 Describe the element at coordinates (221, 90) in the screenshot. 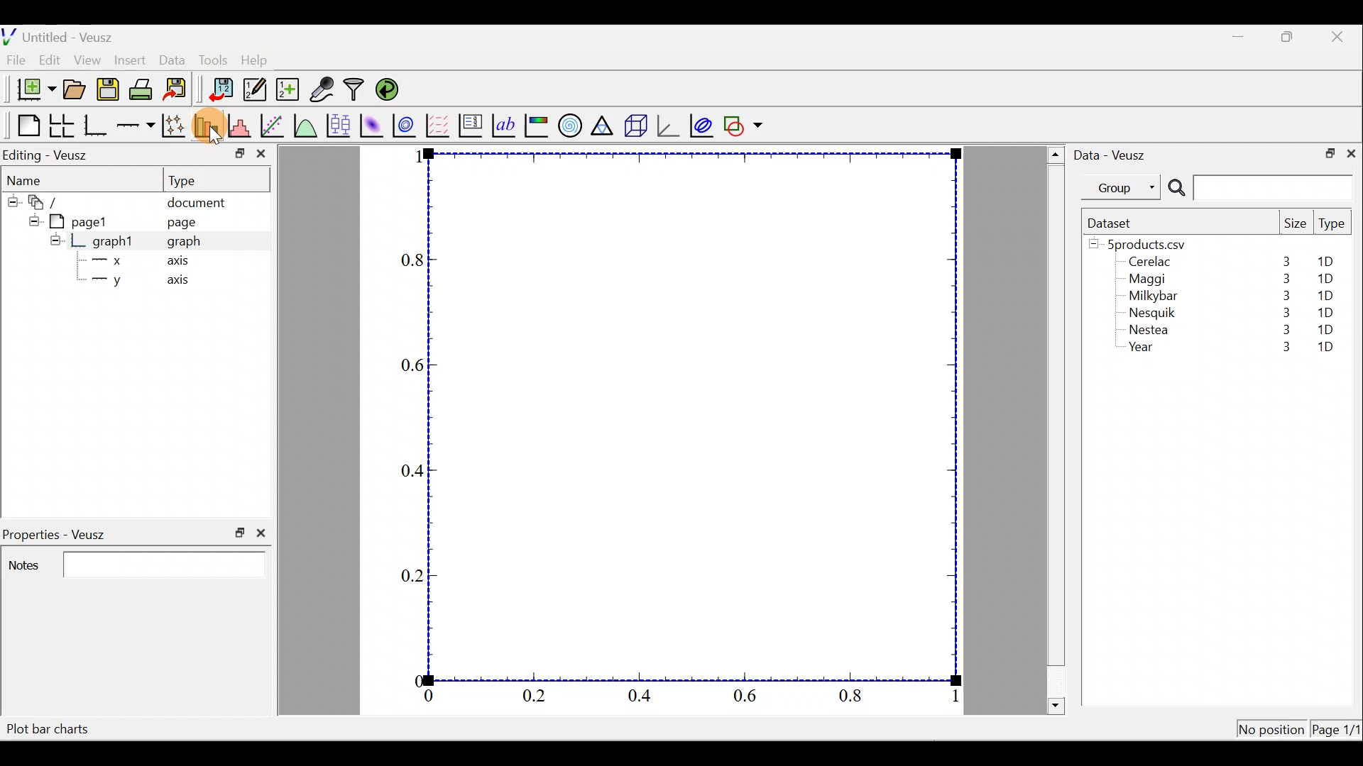

I see `Import data into veusz` at that location.